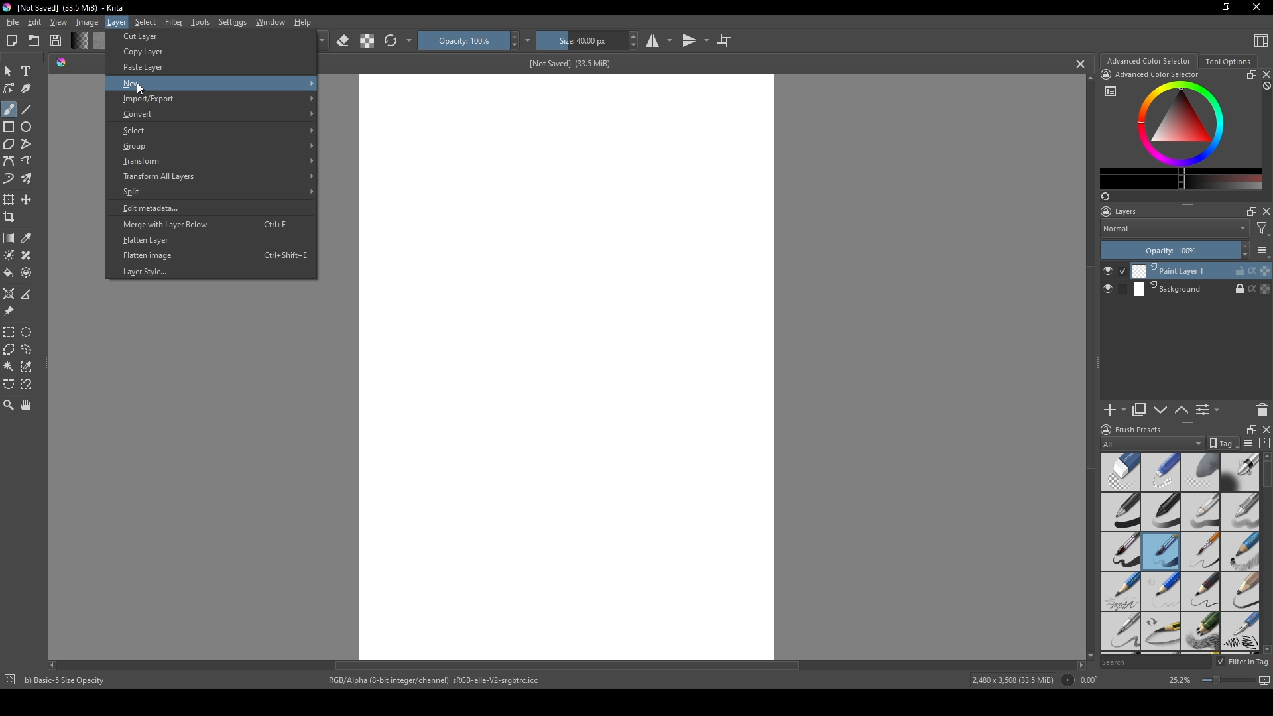 The height and width of the screenshot is (716, 1273). I want to click on decrease, so click(1244, 256).